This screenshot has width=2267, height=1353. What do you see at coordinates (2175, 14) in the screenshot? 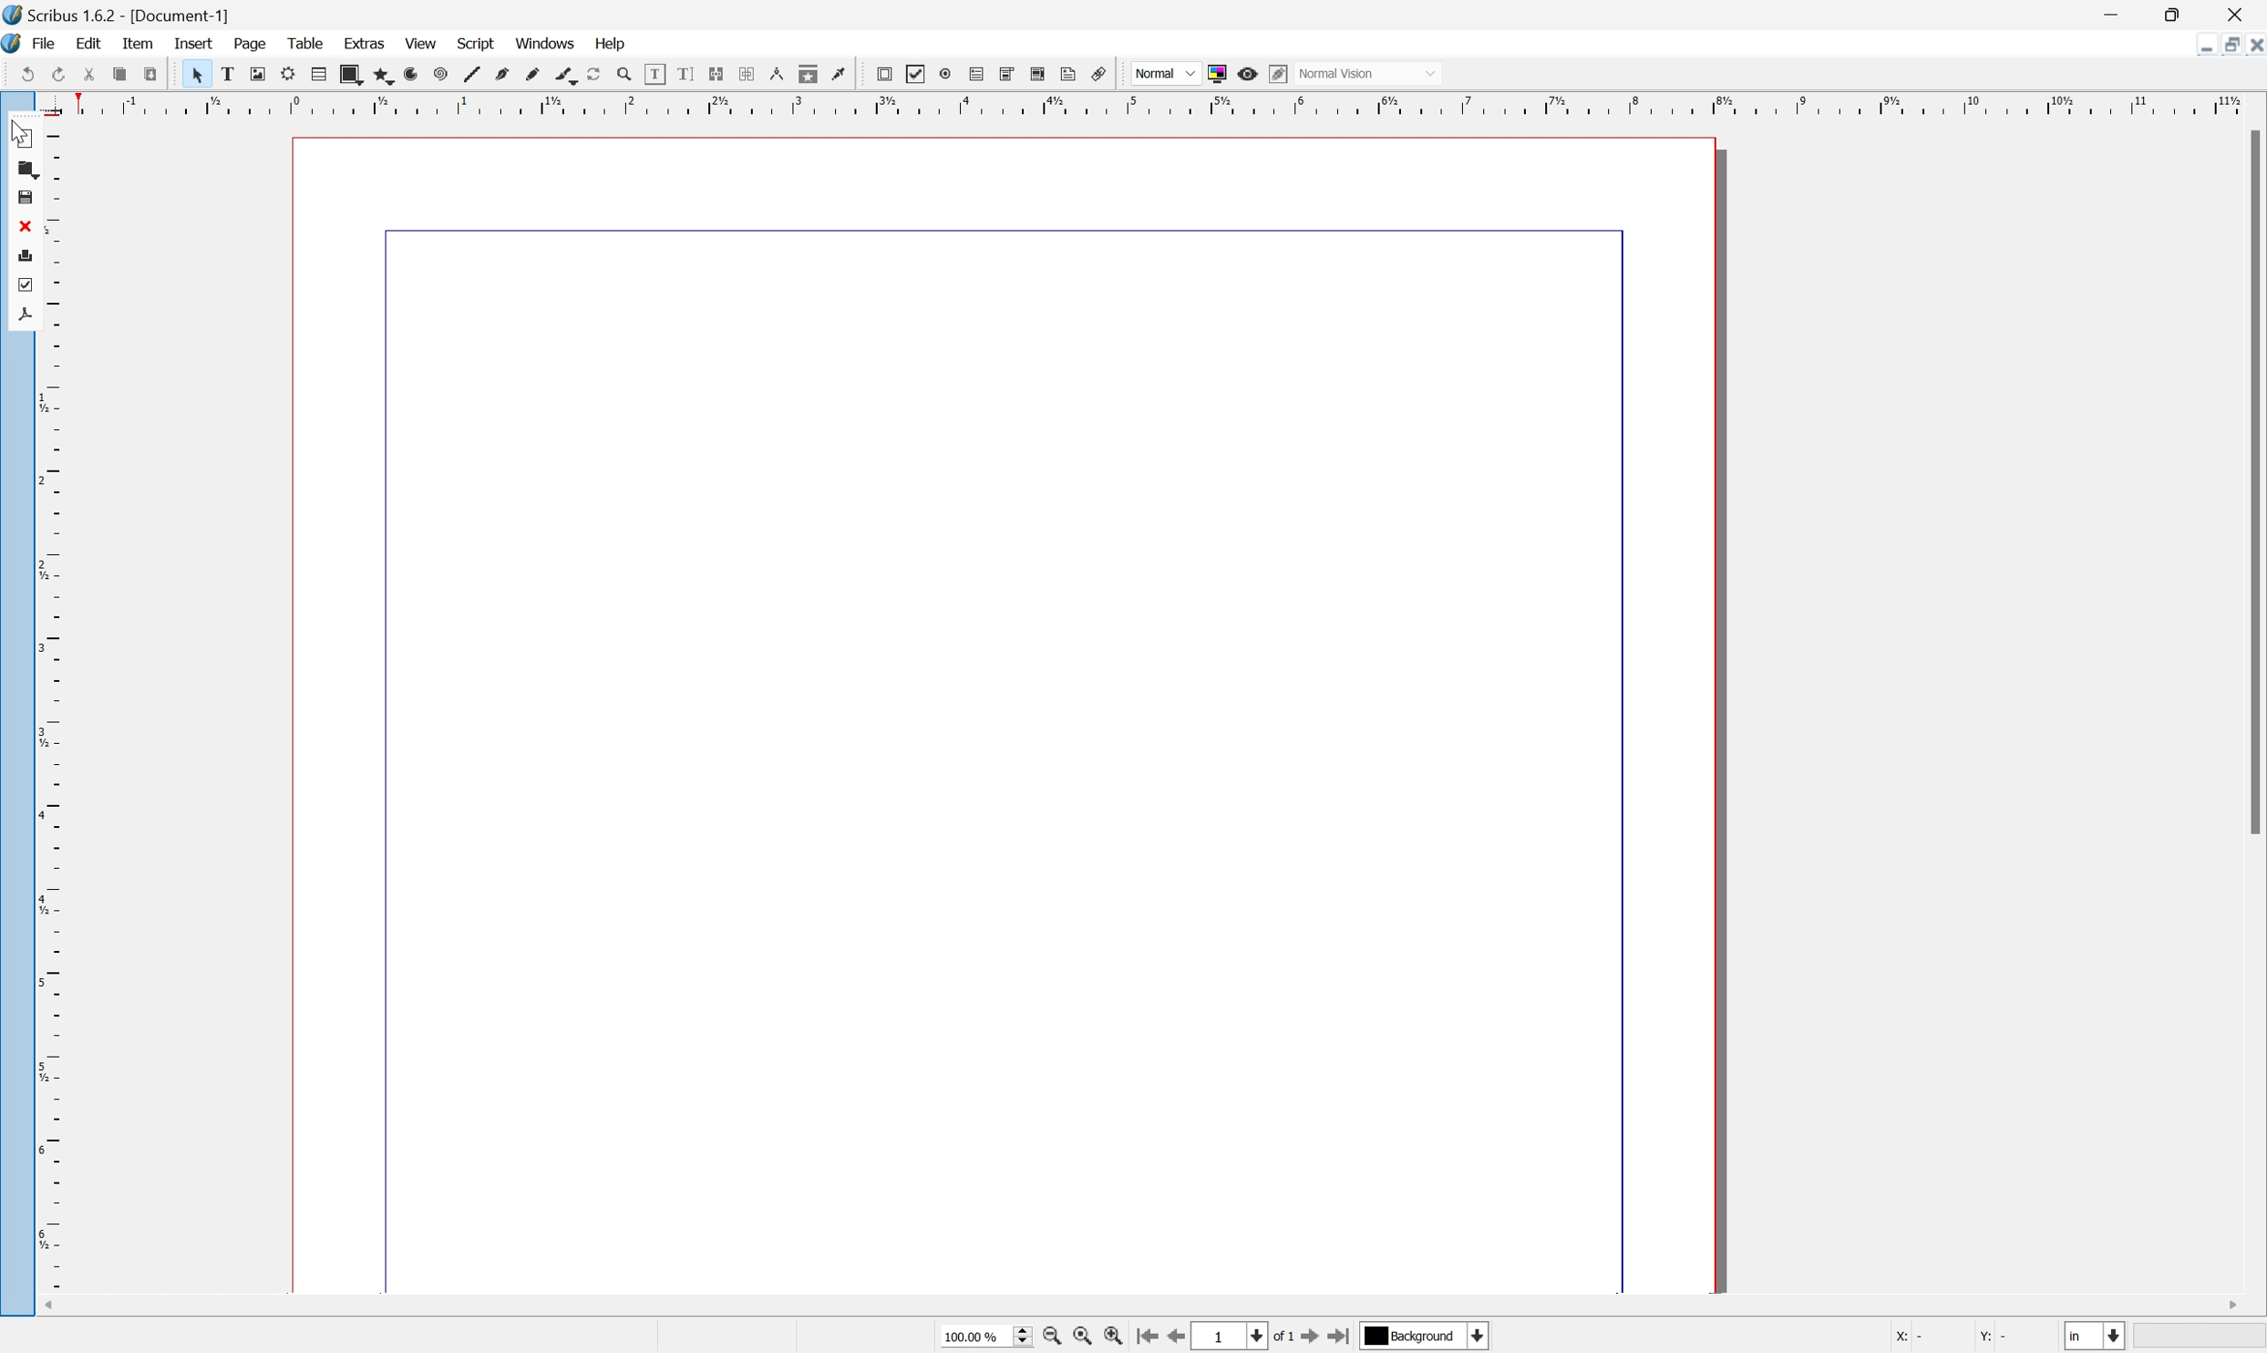
I see `restore down` at bounding box center [2175, 14].